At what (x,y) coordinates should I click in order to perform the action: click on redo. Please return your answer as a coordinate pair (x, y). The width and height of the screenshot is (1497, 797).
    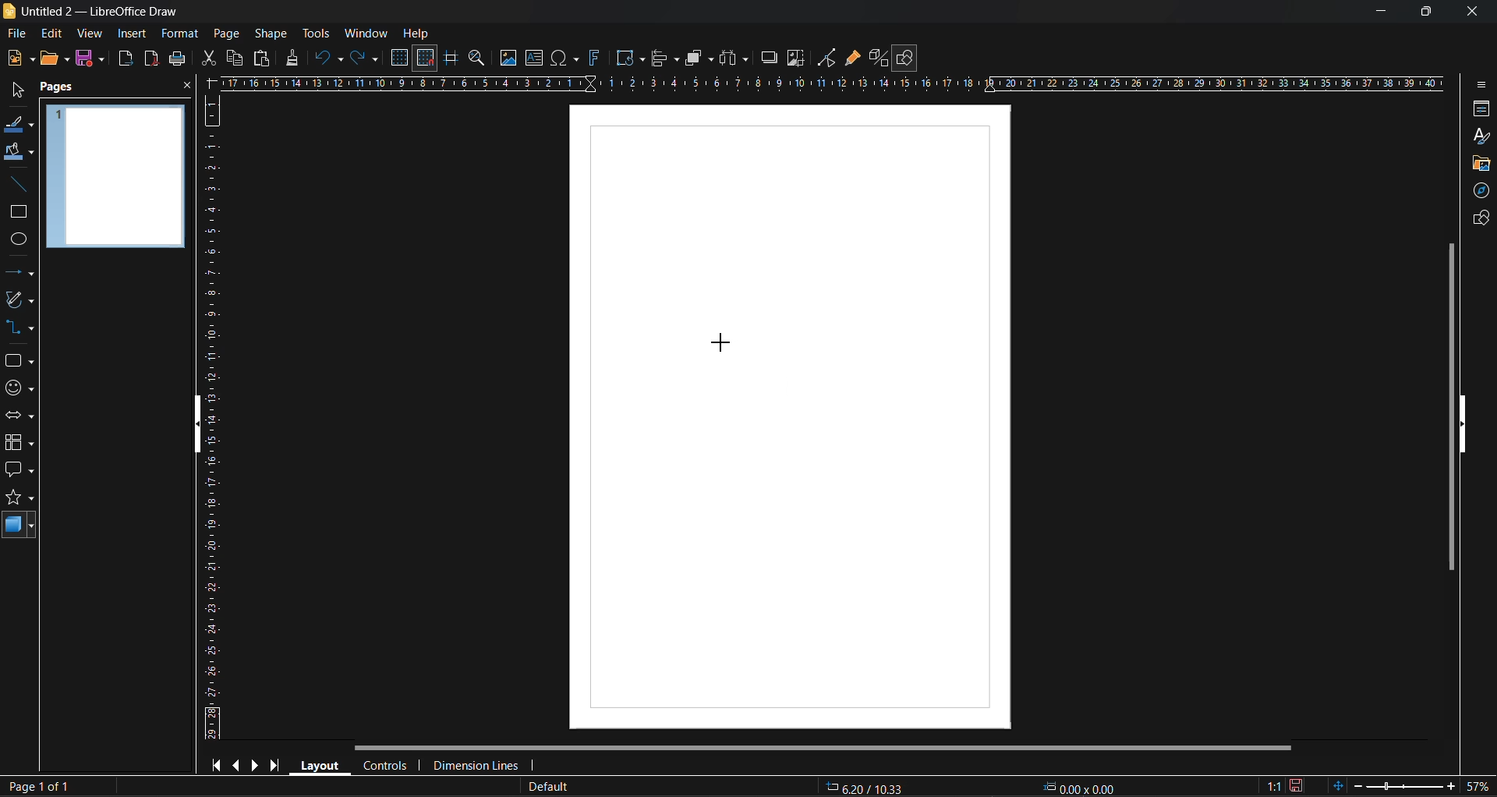
    Looking at the image, I should click on (363, 60).